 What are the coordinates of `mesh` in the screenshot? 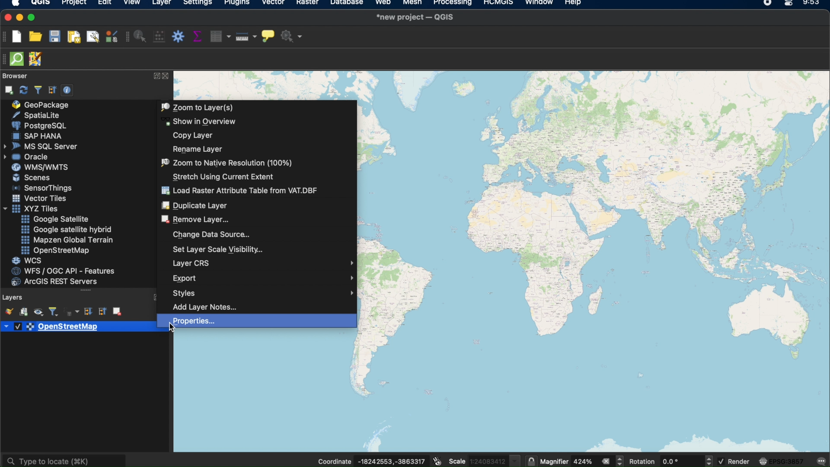 It's located at (412, 3).